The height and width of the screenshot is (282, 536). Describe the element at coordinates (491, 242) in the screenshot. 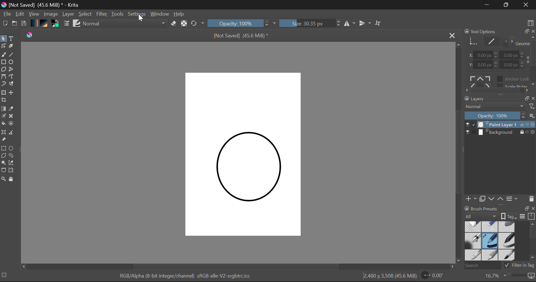

I see `Brush Presets` at that location.